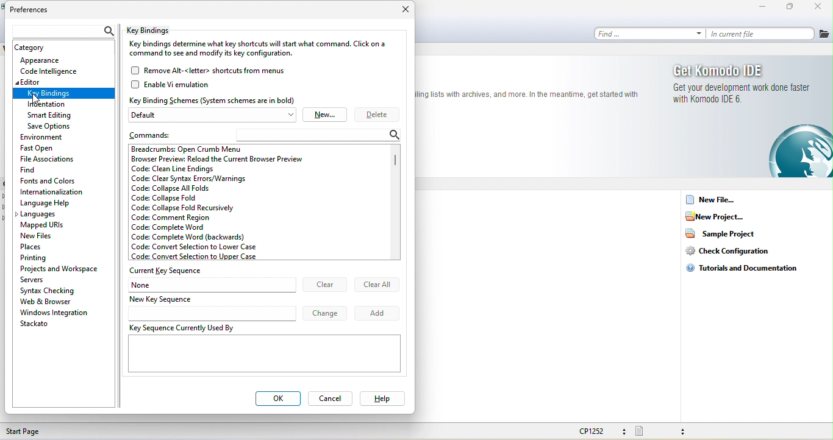 The image size is (833, 440). Describe the element at coordinates (169, 271) in the screenshot. I see `current key sequence` at that location.